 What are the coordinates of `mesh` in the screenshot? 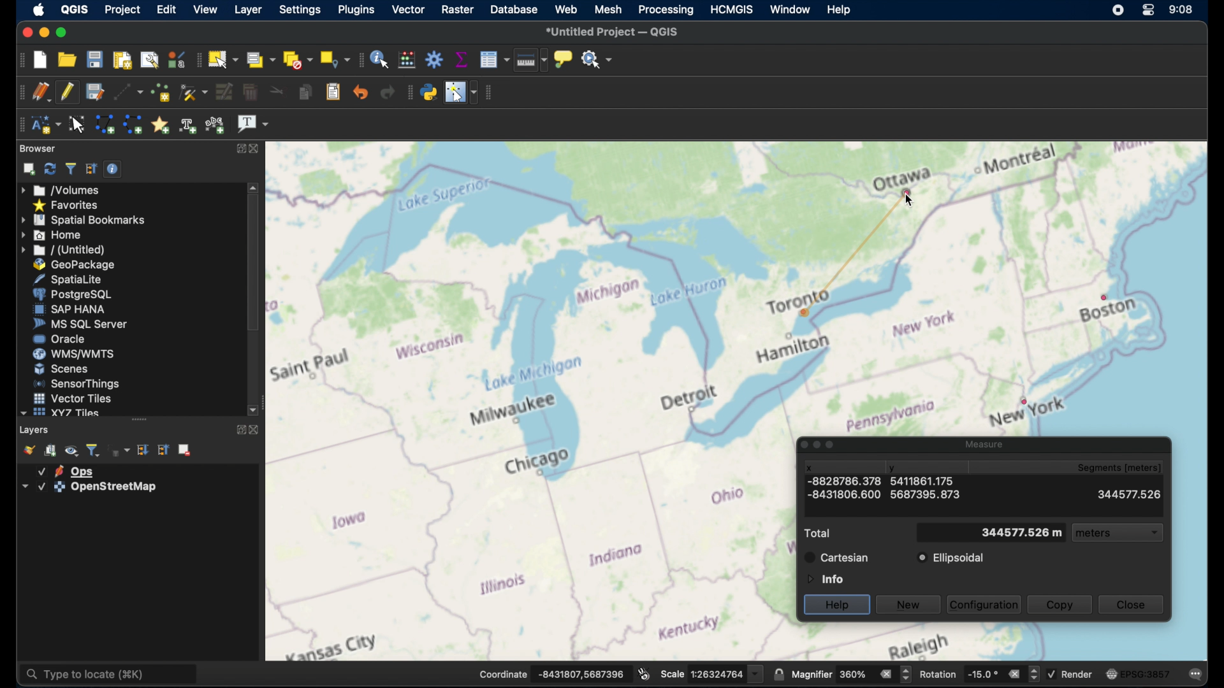 It's located at (608, 10).